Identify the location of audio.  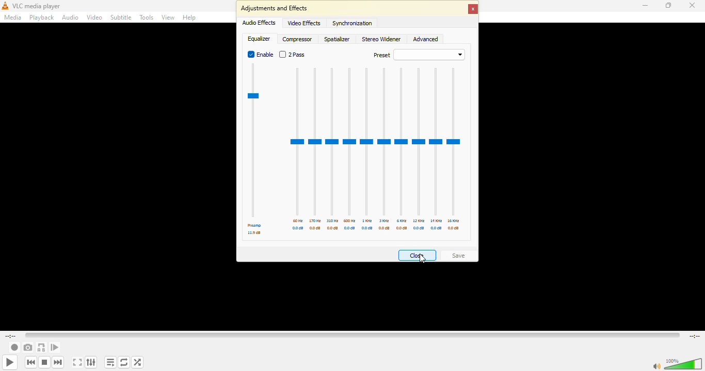
(70, 19).